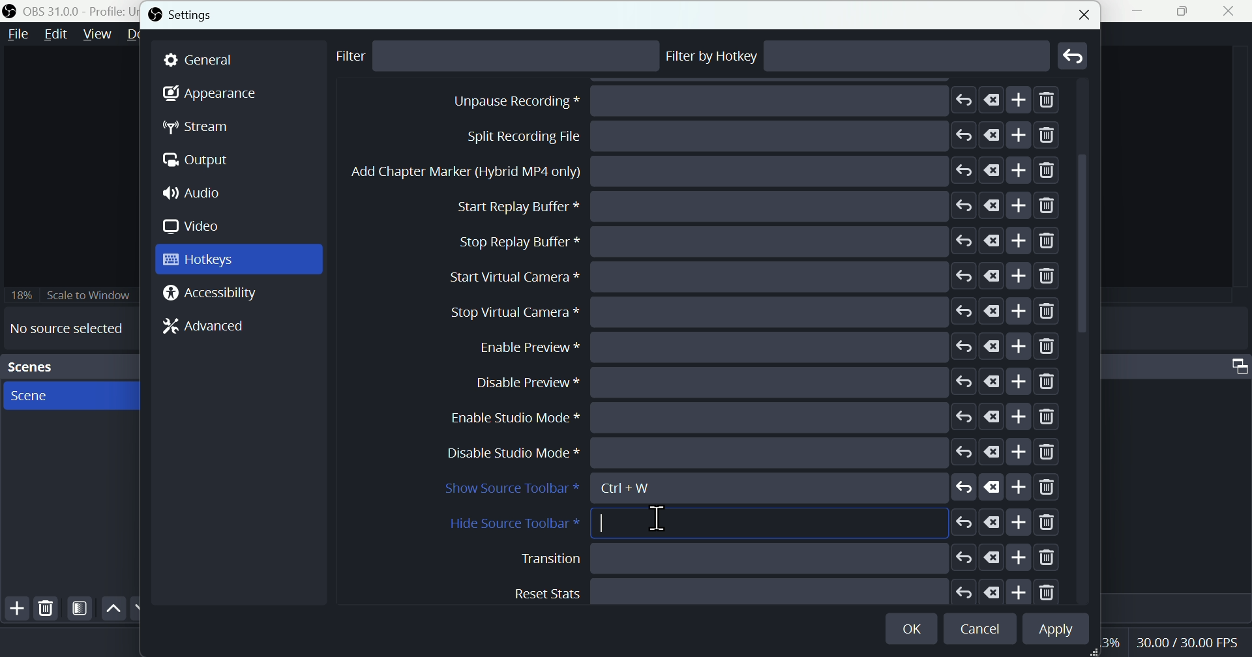 The height and width of the screenshot is (657, 1252). What do you see at coordinates (756, 275) in the screenshot?
I see `Split recording file` at bounding box center [756, 275].